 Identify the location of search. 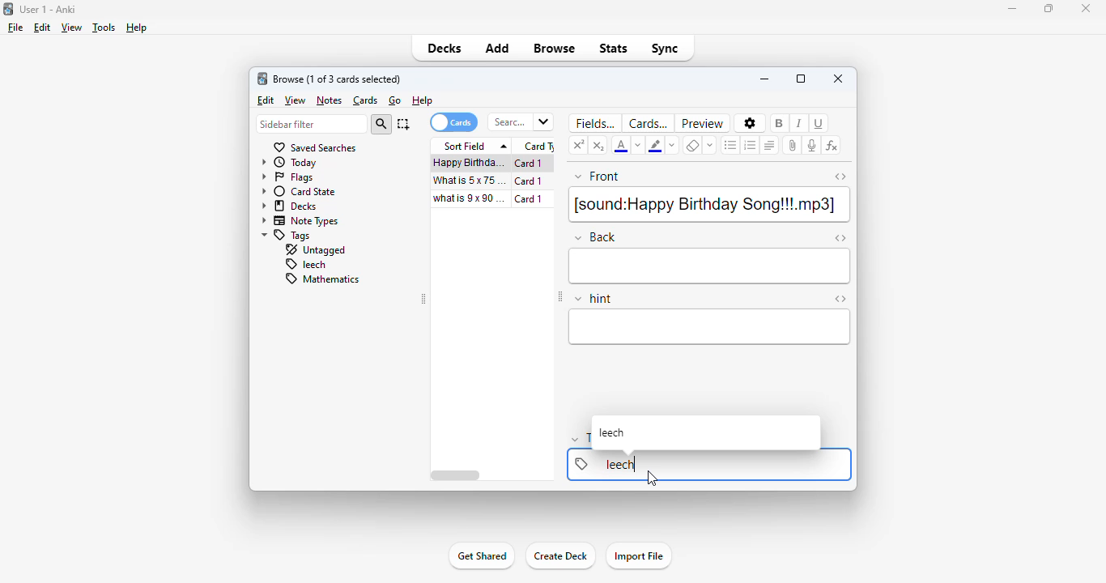
(381, 125).